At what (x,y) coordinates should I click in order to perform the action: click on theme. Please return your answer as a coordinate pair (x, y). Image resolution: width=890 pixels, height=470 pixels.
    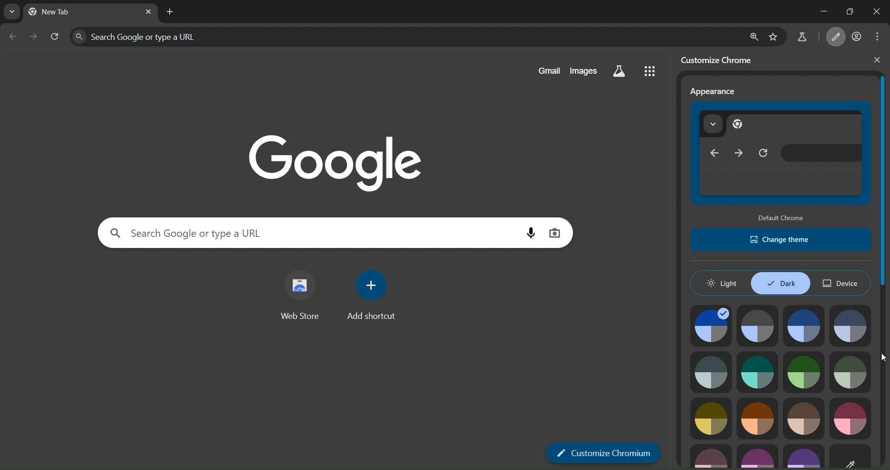
    Looking at the image, I should click on (759, 322).